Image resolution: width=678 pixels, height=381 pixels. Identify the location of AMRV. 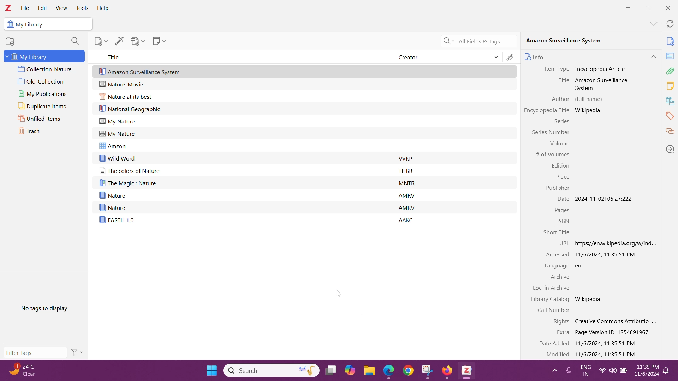
(406, 207).